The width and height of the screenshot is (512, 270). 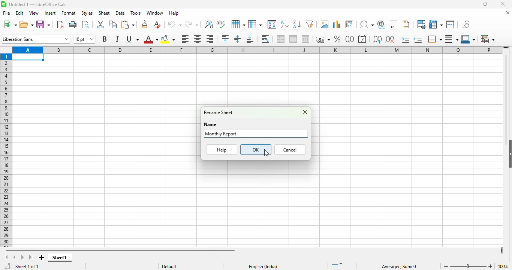 I want to click on English (India), so click(x=262, y=266).